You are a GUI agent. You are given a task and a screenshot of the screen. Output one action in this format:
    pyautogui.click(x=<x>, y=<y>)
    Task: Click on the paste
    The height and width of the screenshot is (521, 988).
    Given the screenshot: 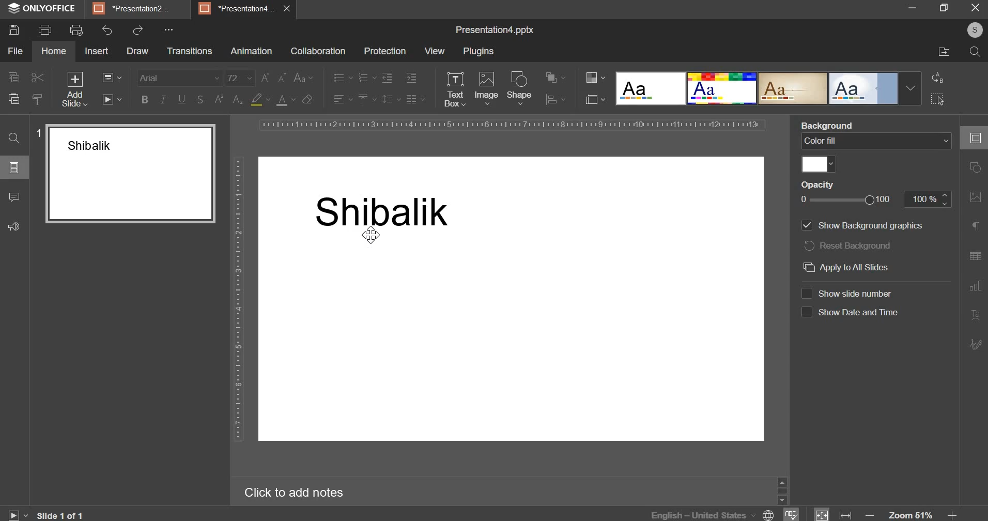 What is the action you would take?
    pyautogui.click(x=13, y=98)
    